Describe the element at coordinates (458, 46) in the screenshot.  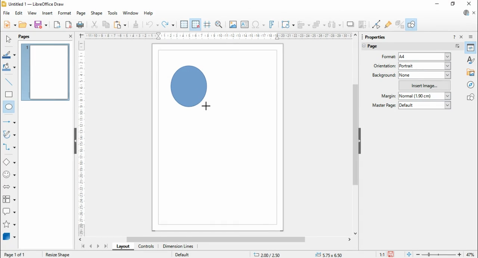
I see `more options` at that location.